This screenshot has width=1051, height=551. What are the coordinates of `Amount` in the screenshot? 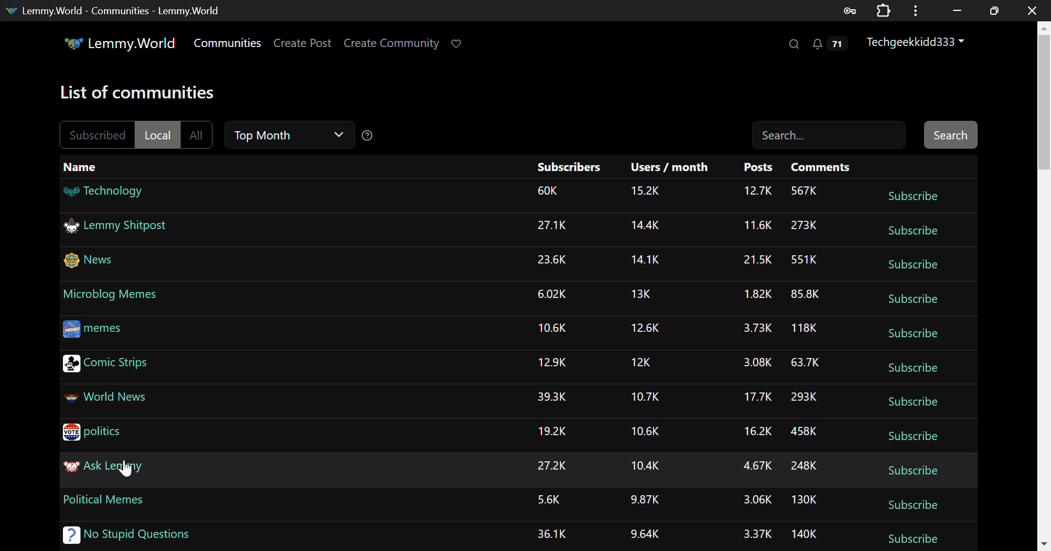 It's located at (638, 296).